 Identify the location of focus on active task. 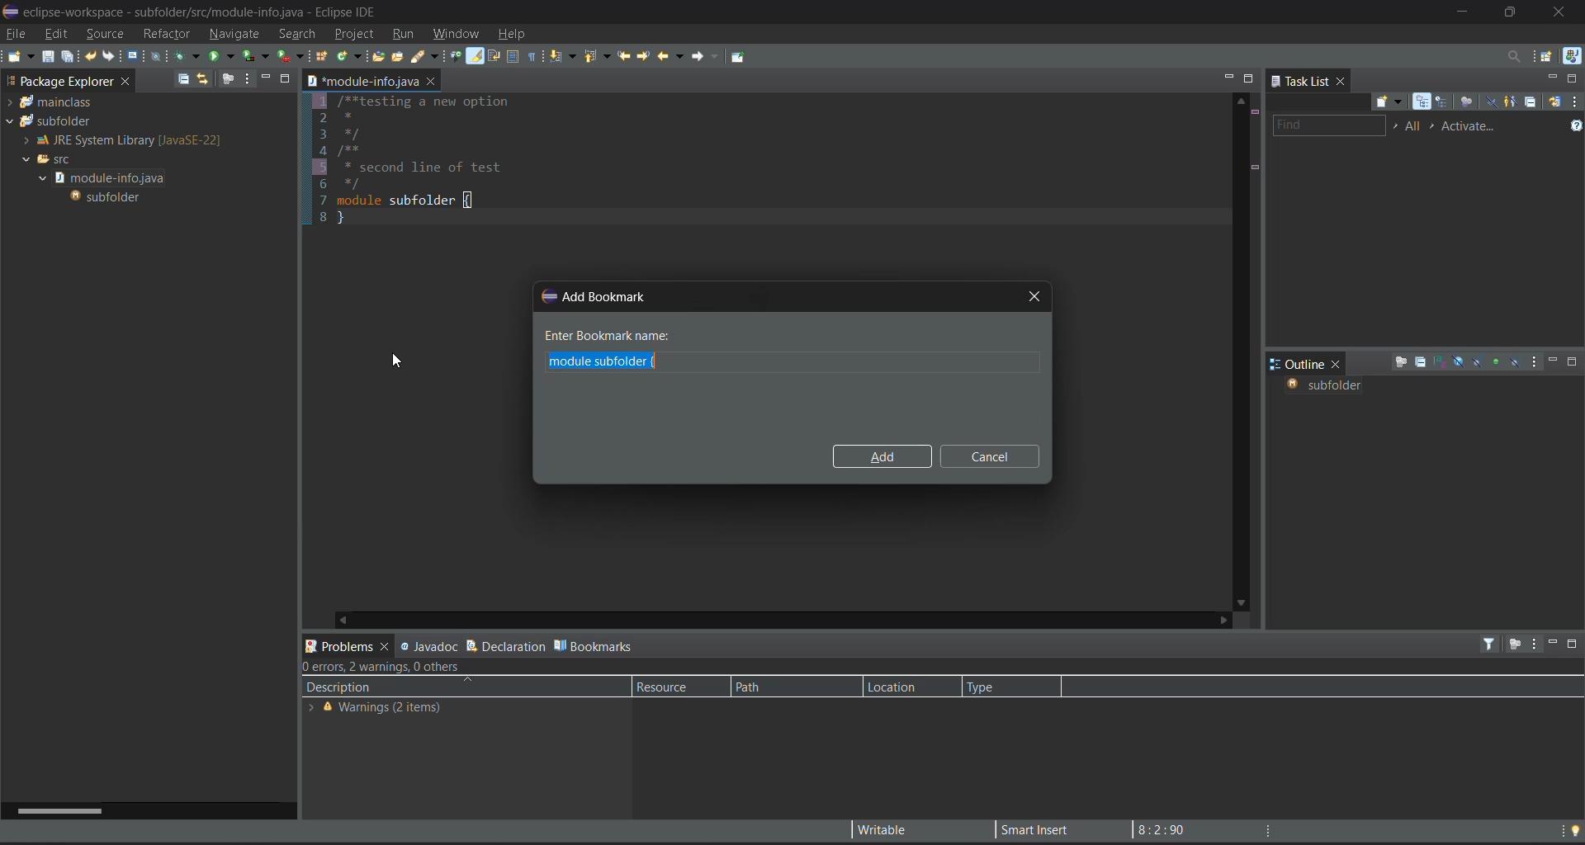
(229, 78).